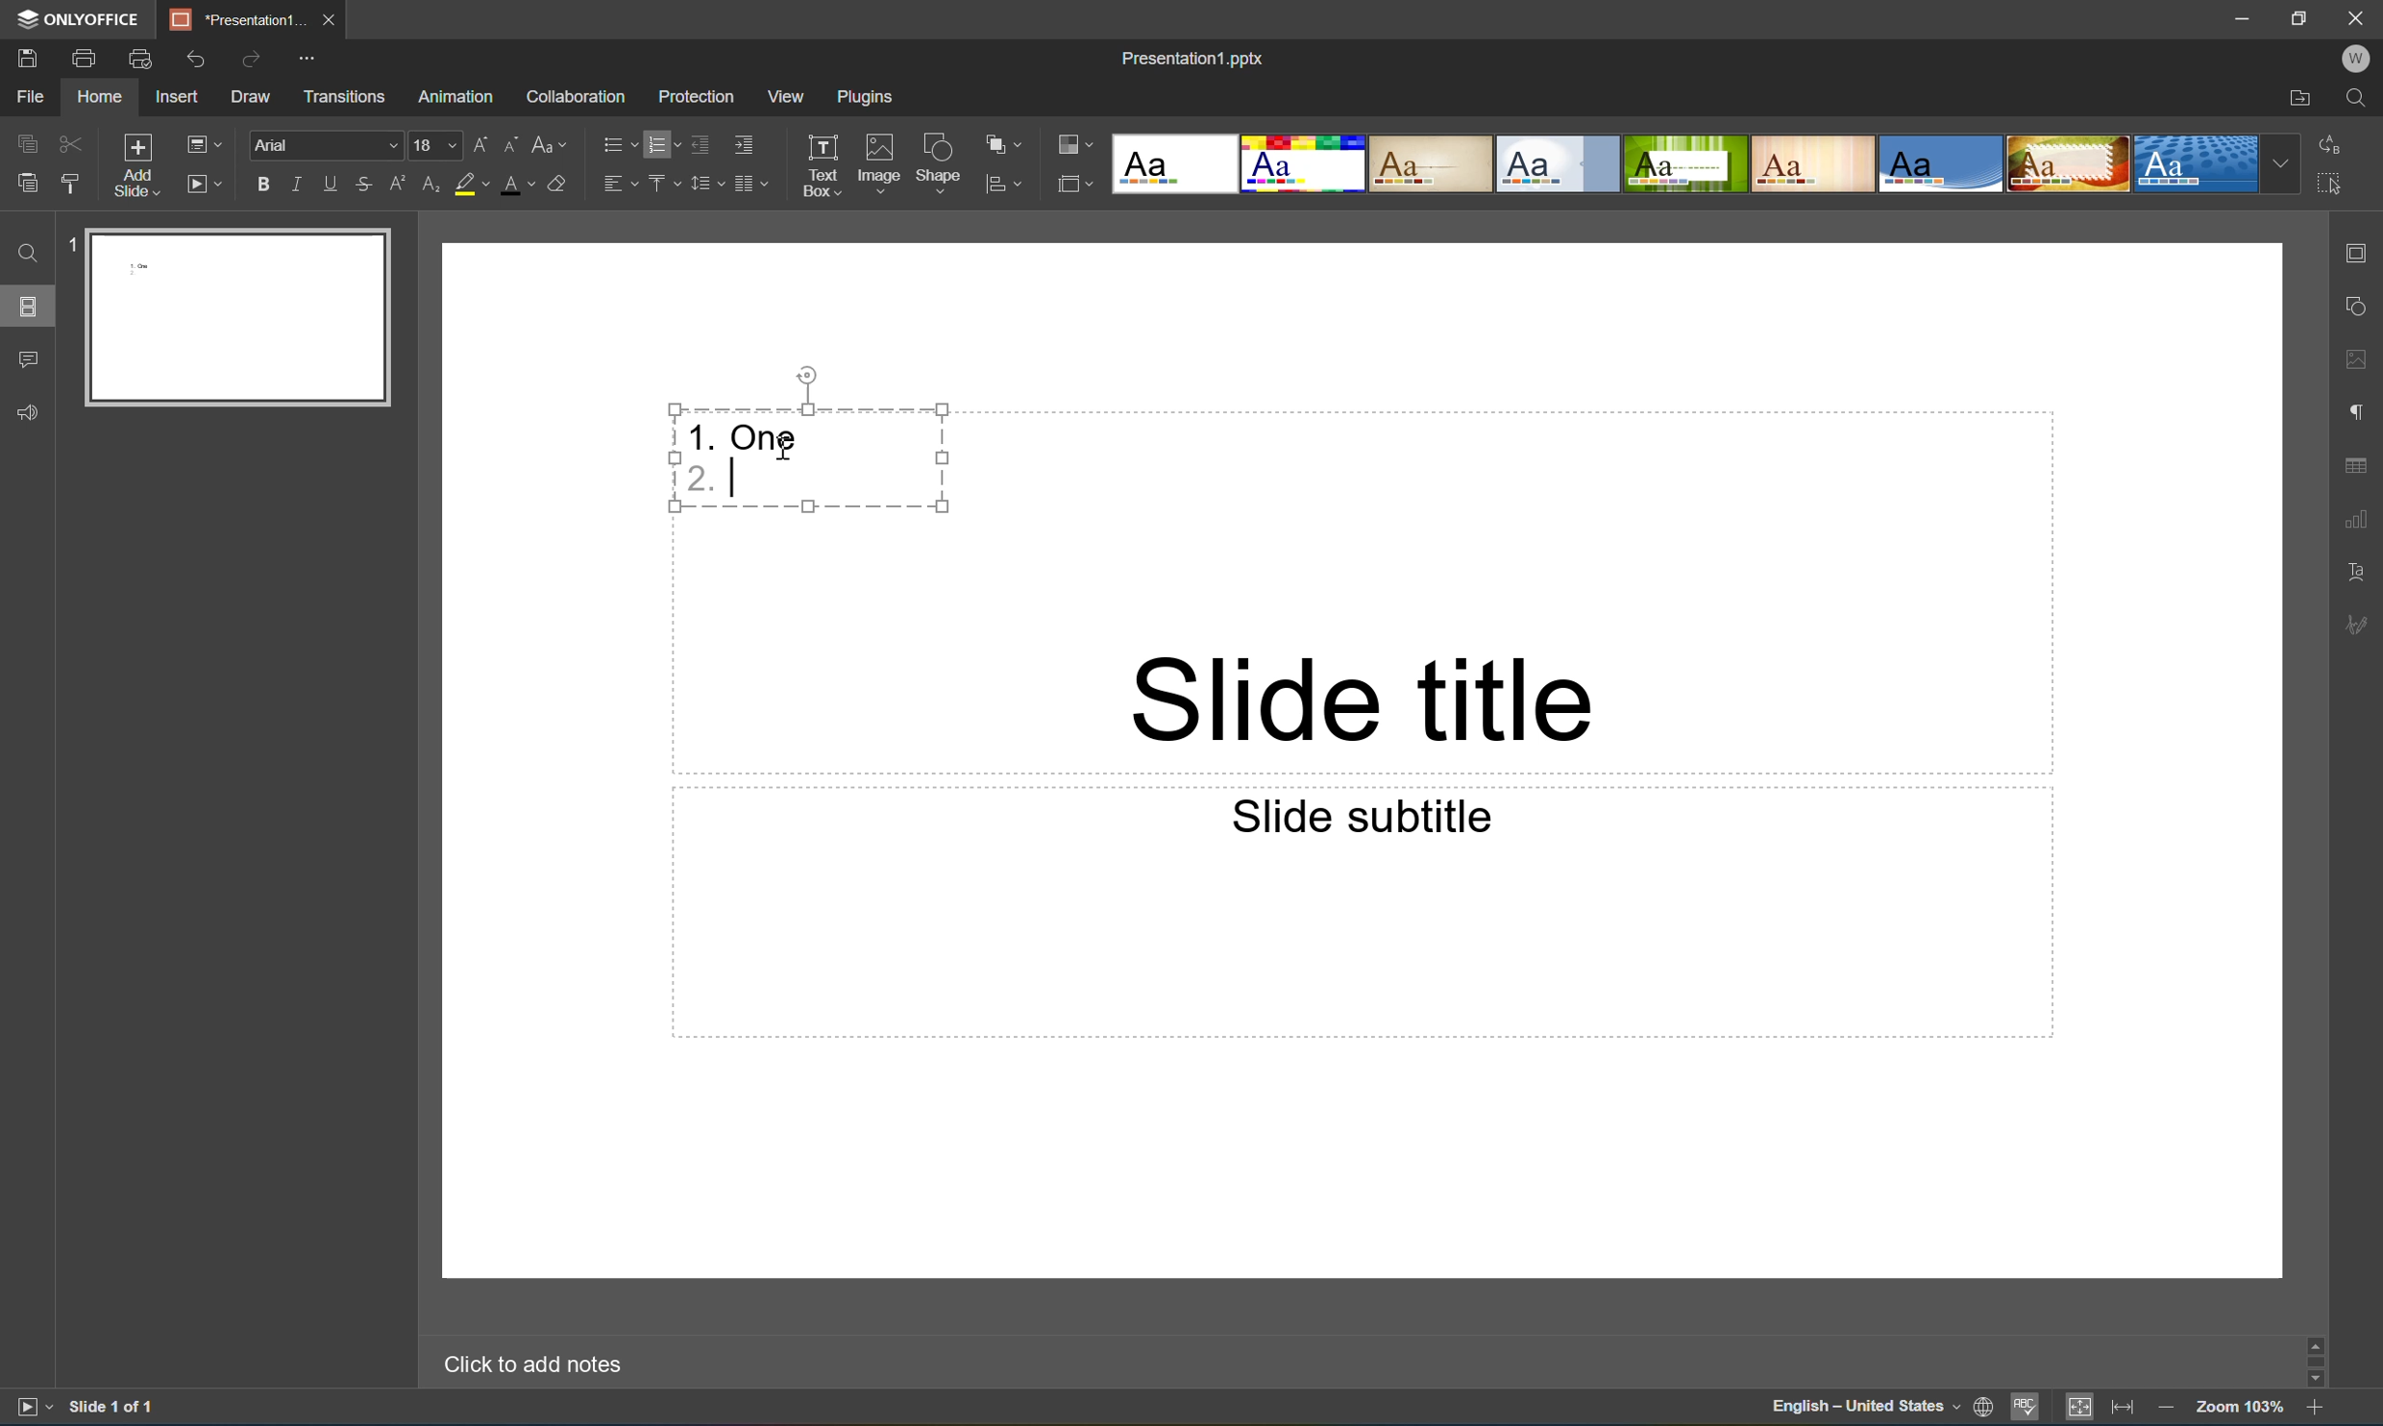 The image size is (2383, 1426). Describe the element at coordinates (698, 479) in the screenshot. I see `2.` at that location.